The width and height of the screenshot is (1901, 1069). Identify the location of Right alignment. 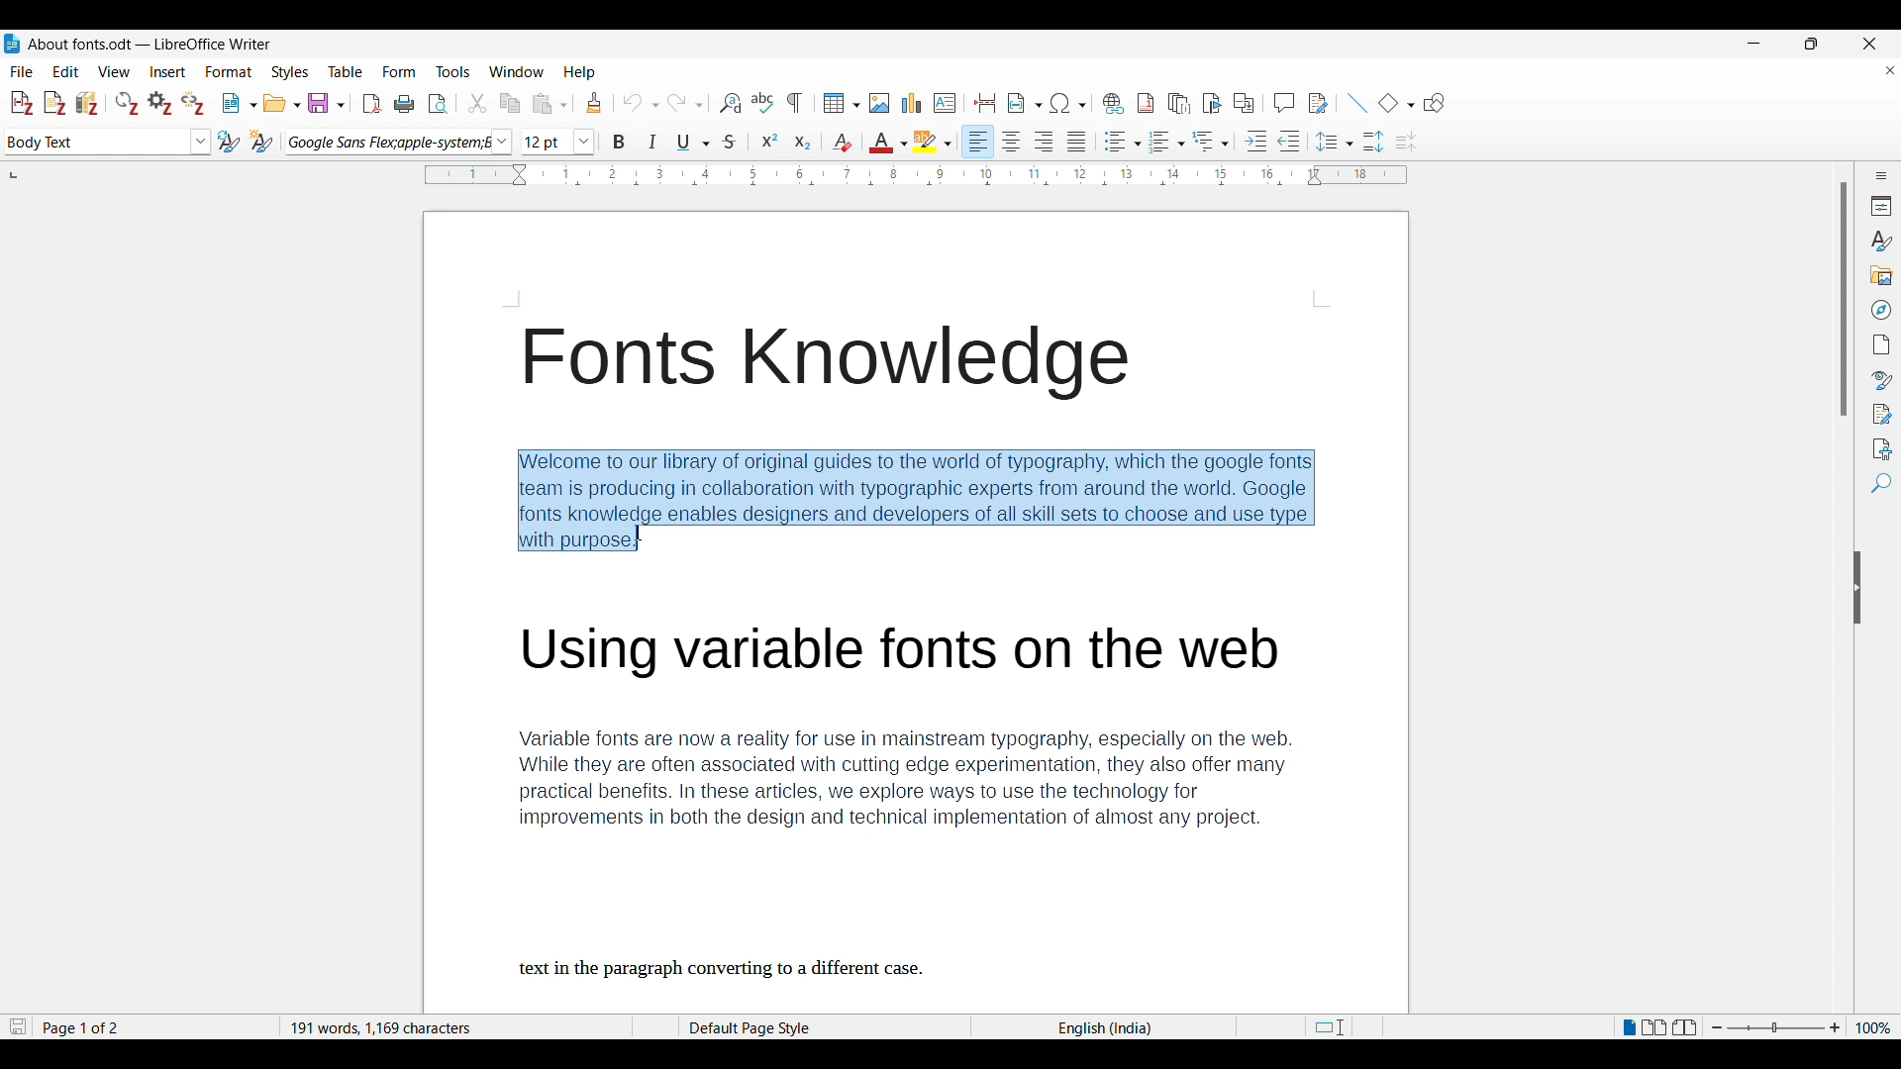
(1044, 142).